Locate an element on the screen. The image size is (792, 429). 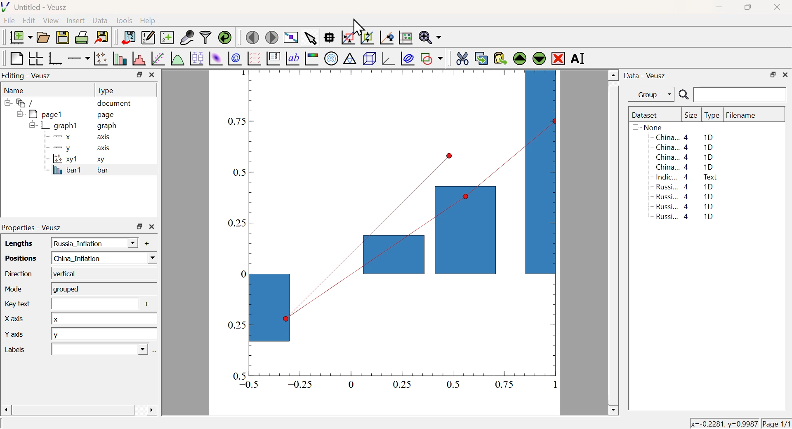
x is located at coordinates (101, 318).